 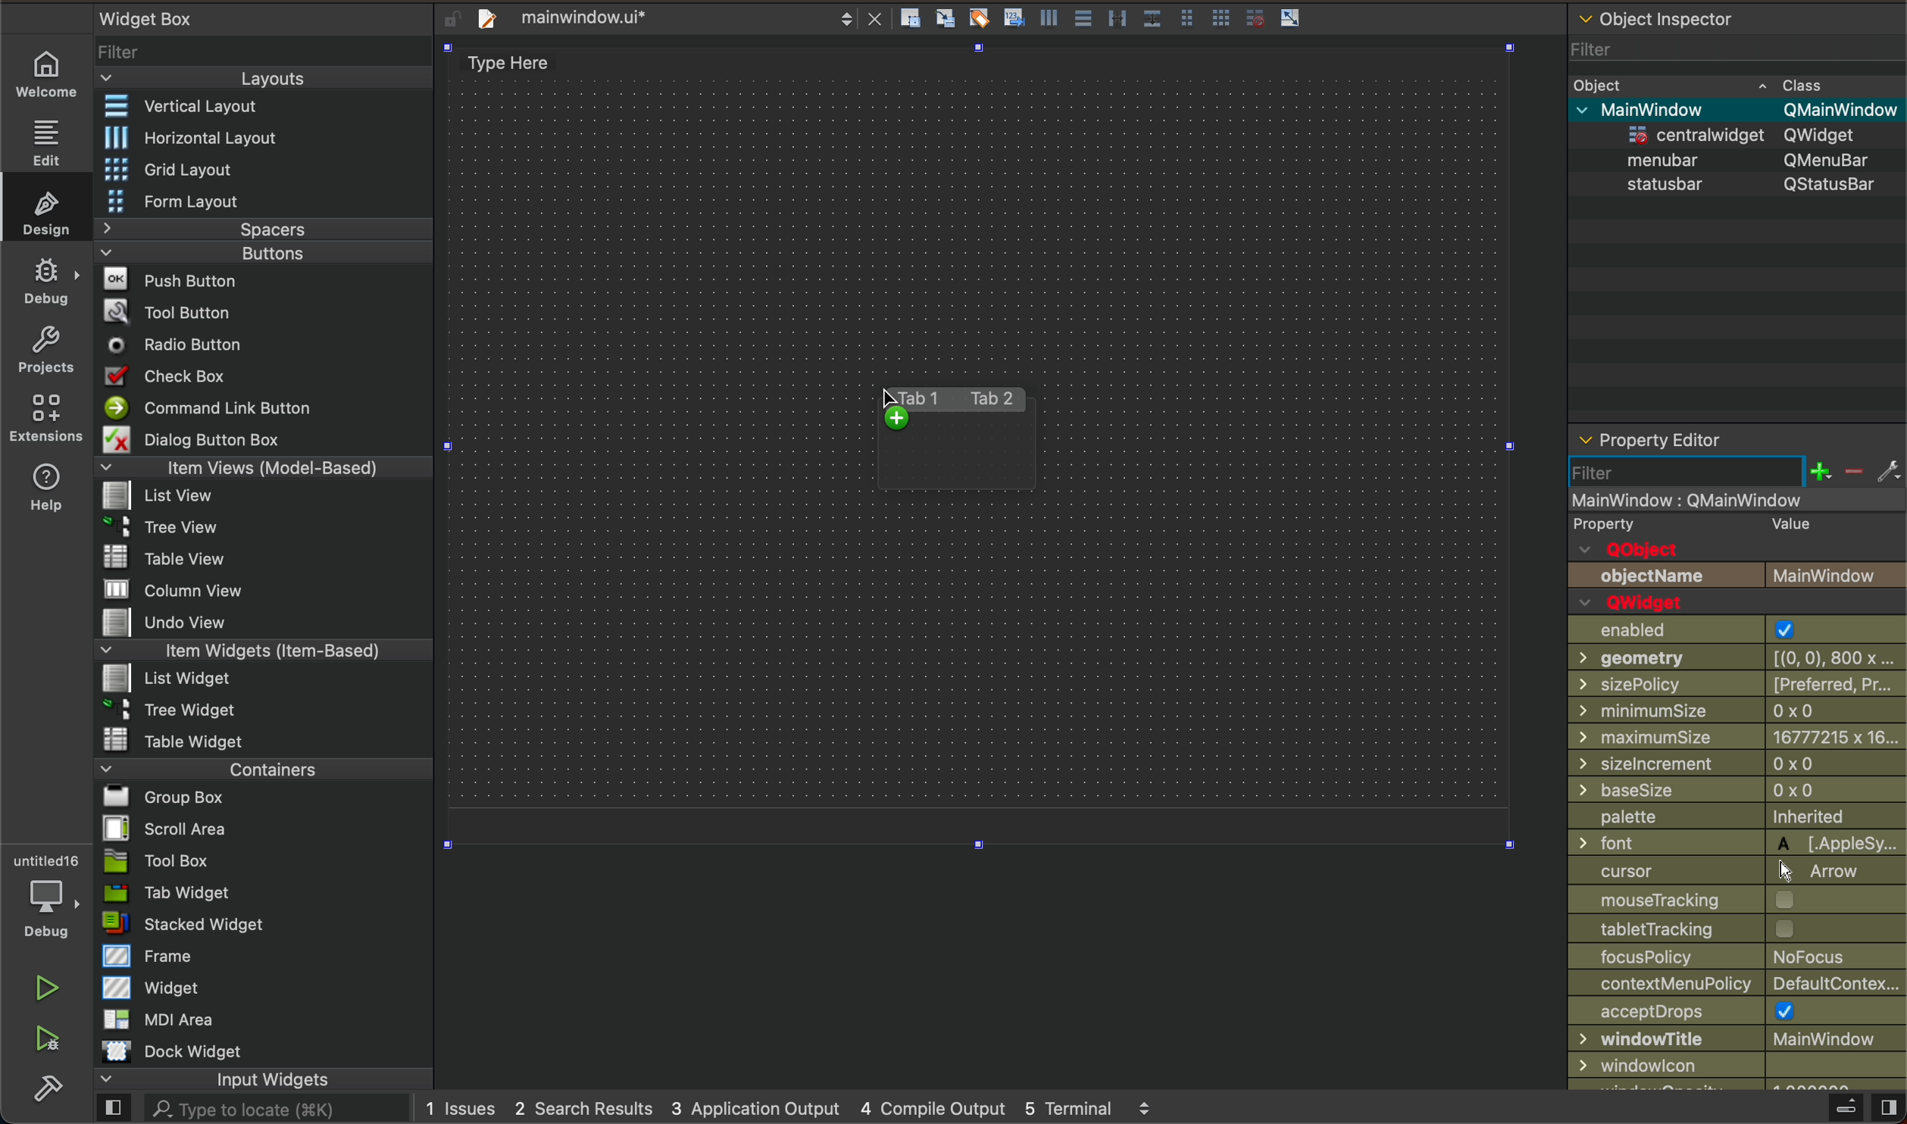 What do you see at coordinates (167, 315) in the screenshot?
I see `Tool Button` at bounding box center [167, 315].